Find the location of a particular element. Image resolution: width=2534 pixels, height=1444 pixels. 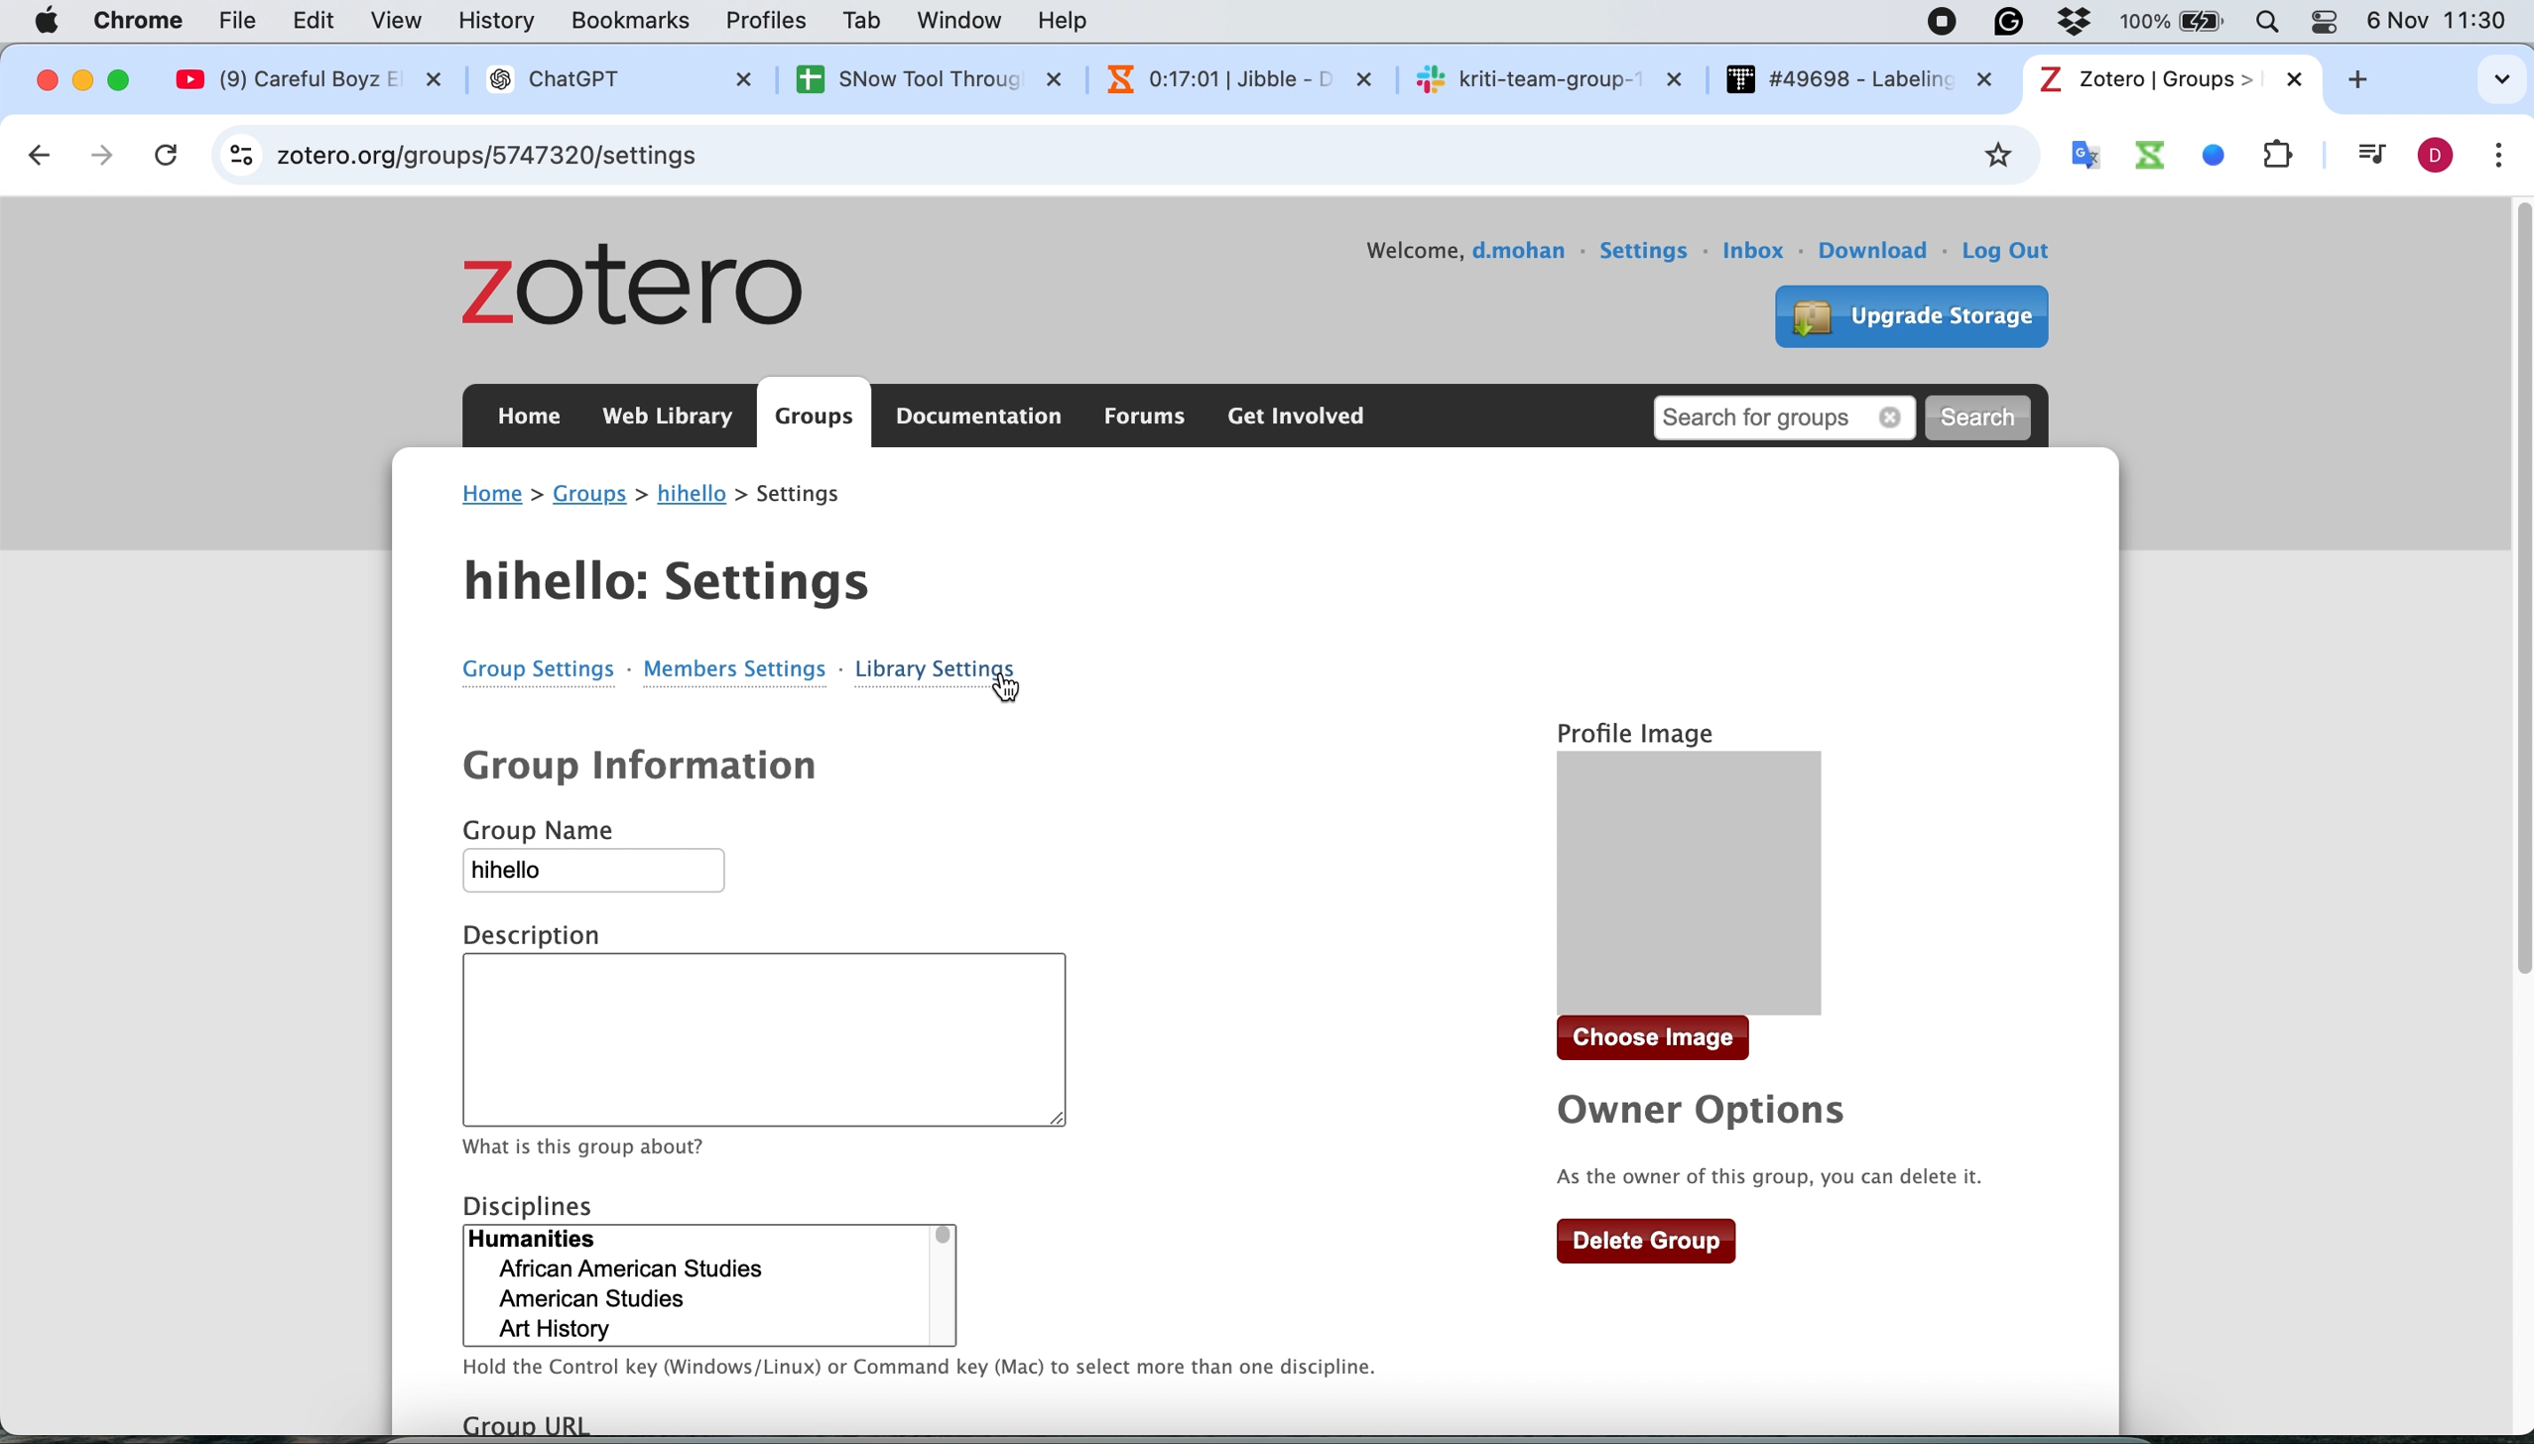

Image preview is located at coordinates (1736, 886).